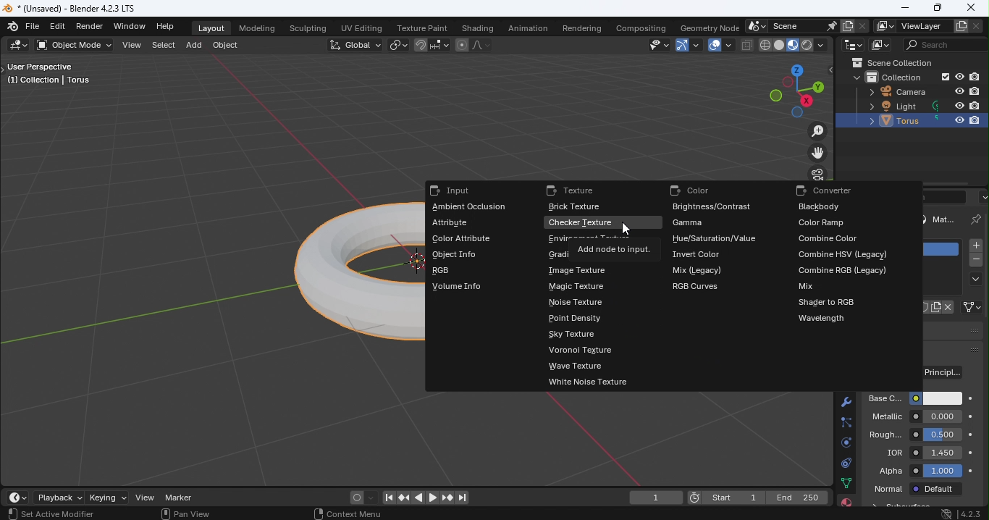 Image resolution: width=989 pixels, height=520 pixels. Describe the element at coordinates (696, 288) in the screenshot. I see `RGB curves` at that location.